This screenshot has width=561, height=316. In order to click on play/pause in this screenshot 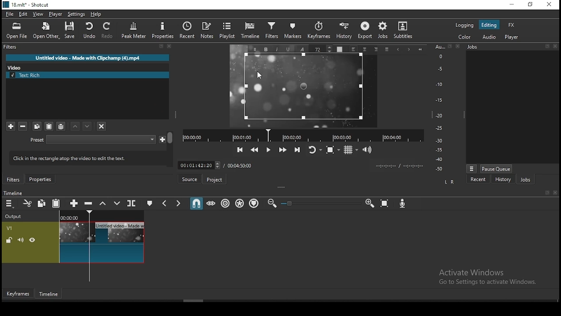, I will do `click(269, 150)`.